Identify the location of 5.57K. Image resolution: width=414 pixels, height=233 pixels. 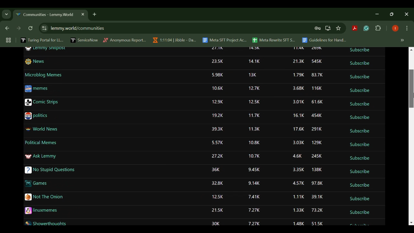
(218, 143).